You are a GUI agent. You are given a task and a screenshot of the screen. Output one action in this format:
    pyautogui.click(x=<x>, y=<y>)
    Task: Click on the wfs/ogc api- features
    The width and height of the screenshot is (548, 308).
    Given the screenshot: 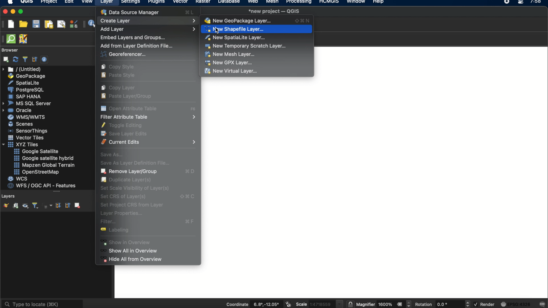 What is the action you would take?
    pyautogui.click(x=42, y=186)
    